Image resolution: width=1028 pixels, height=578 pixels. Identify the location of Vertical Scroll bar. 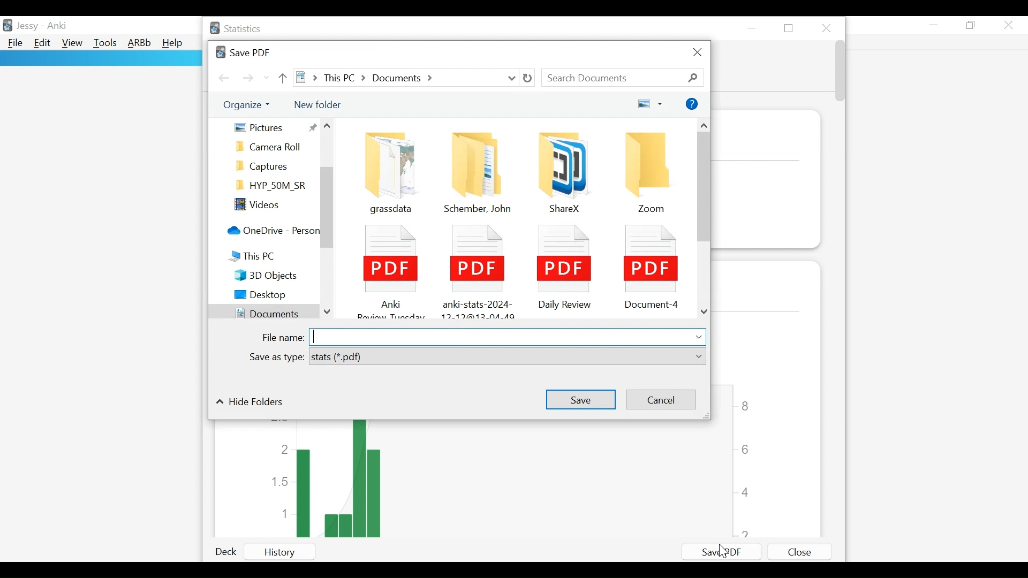
(327, 209).